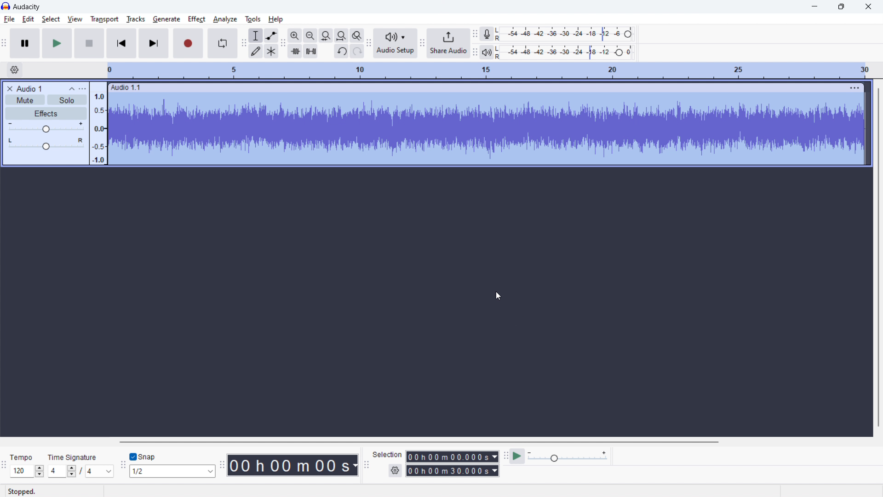  What do you see at coordinates (295, 35) in the screenshot?
I see `zoom in` at bounding box center [295, 35].